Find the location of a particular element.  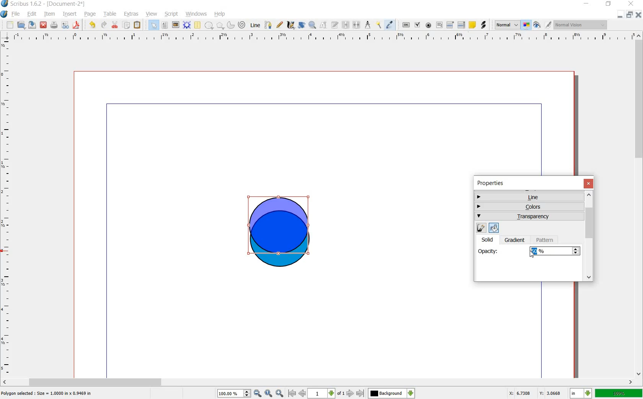

preview mode is located at coordinates (537, 26).